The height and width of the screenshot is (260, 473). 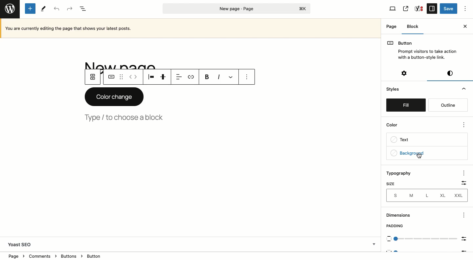 I want to click on Type, choose a block, so click(x=125, y=117).